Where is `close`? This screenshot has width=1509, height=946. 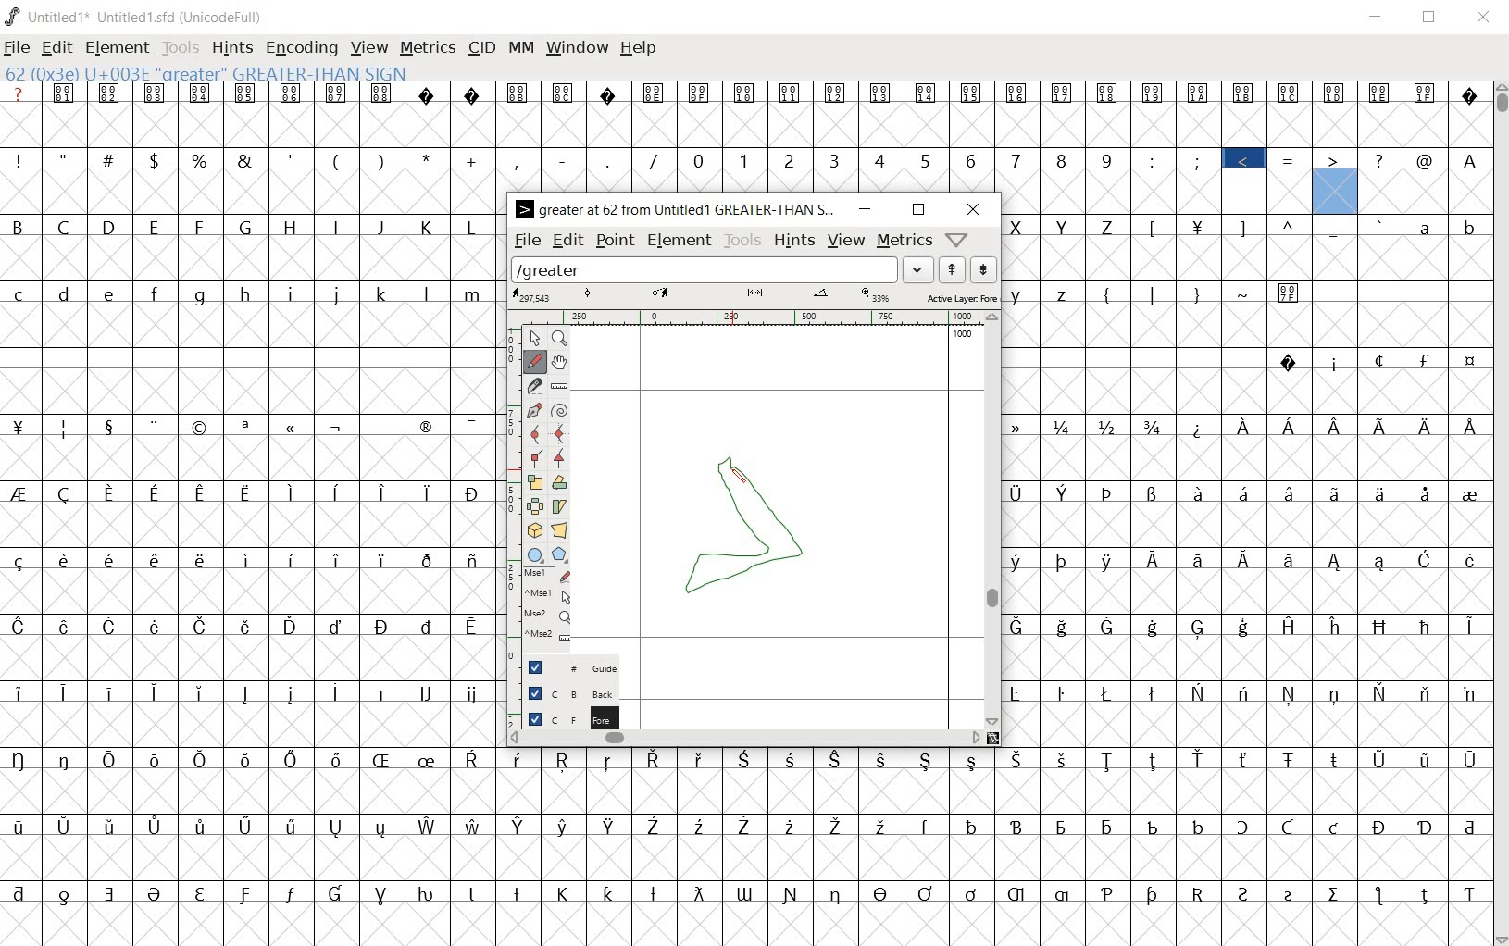
close is located at coordinates (1482, 17).